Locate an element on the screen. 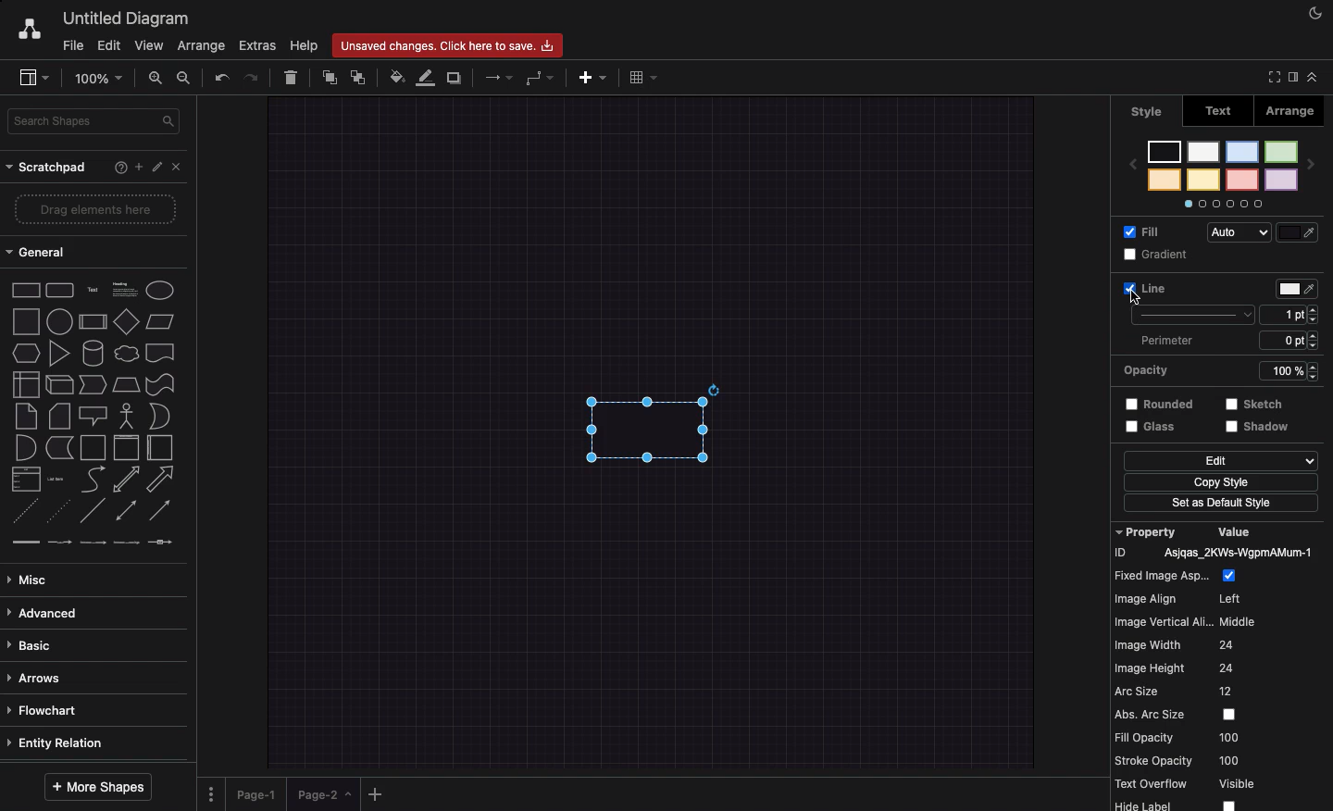 The image size is (1333, 811). Redo is located at coordinates (254, 76).